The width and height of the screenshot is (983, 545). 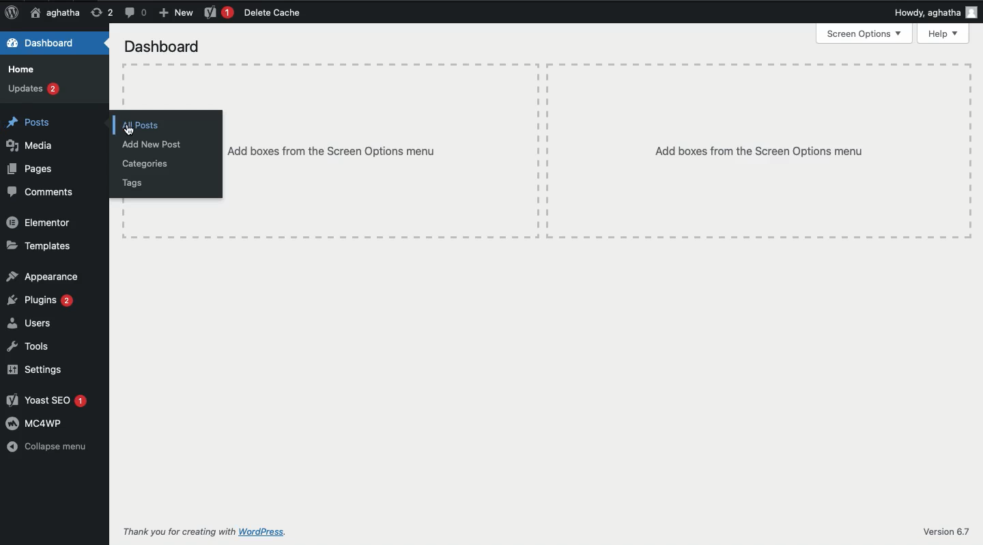 I want to click on Dashboard, so click(x=40, y=42).